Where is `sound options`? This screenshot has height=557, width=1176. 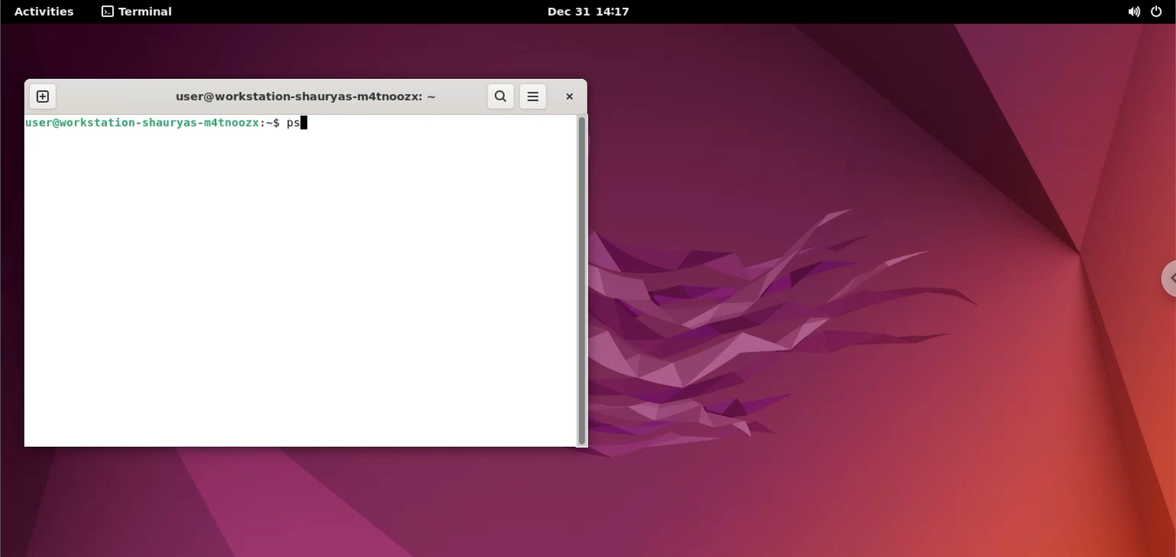 sound options is located at coordinates (1134, 13).